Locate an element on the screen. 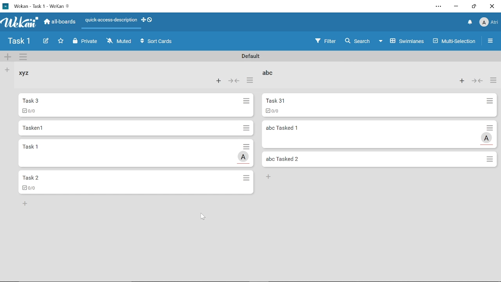  abc Tasked 2 is located at coordinates (378, 159).